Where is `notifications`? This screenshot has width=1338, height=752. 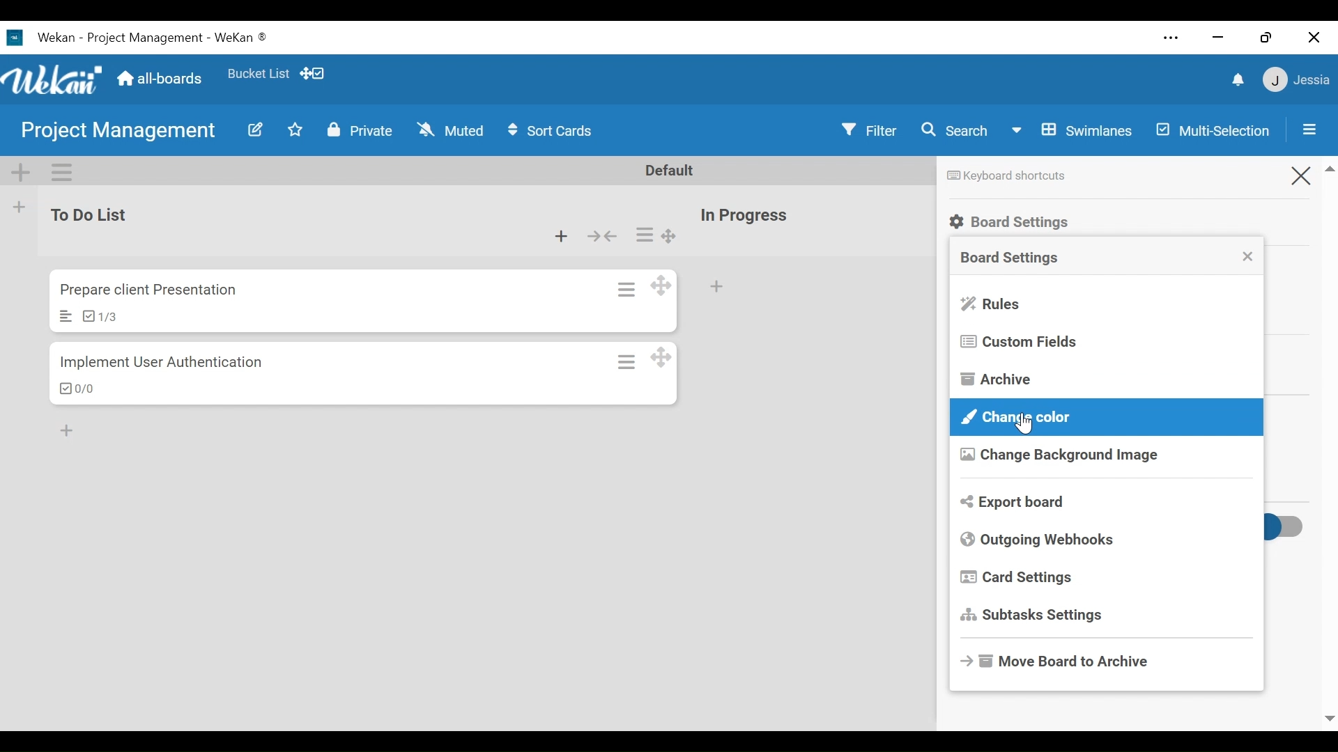
notifications is located at coordinates (1238, 79).